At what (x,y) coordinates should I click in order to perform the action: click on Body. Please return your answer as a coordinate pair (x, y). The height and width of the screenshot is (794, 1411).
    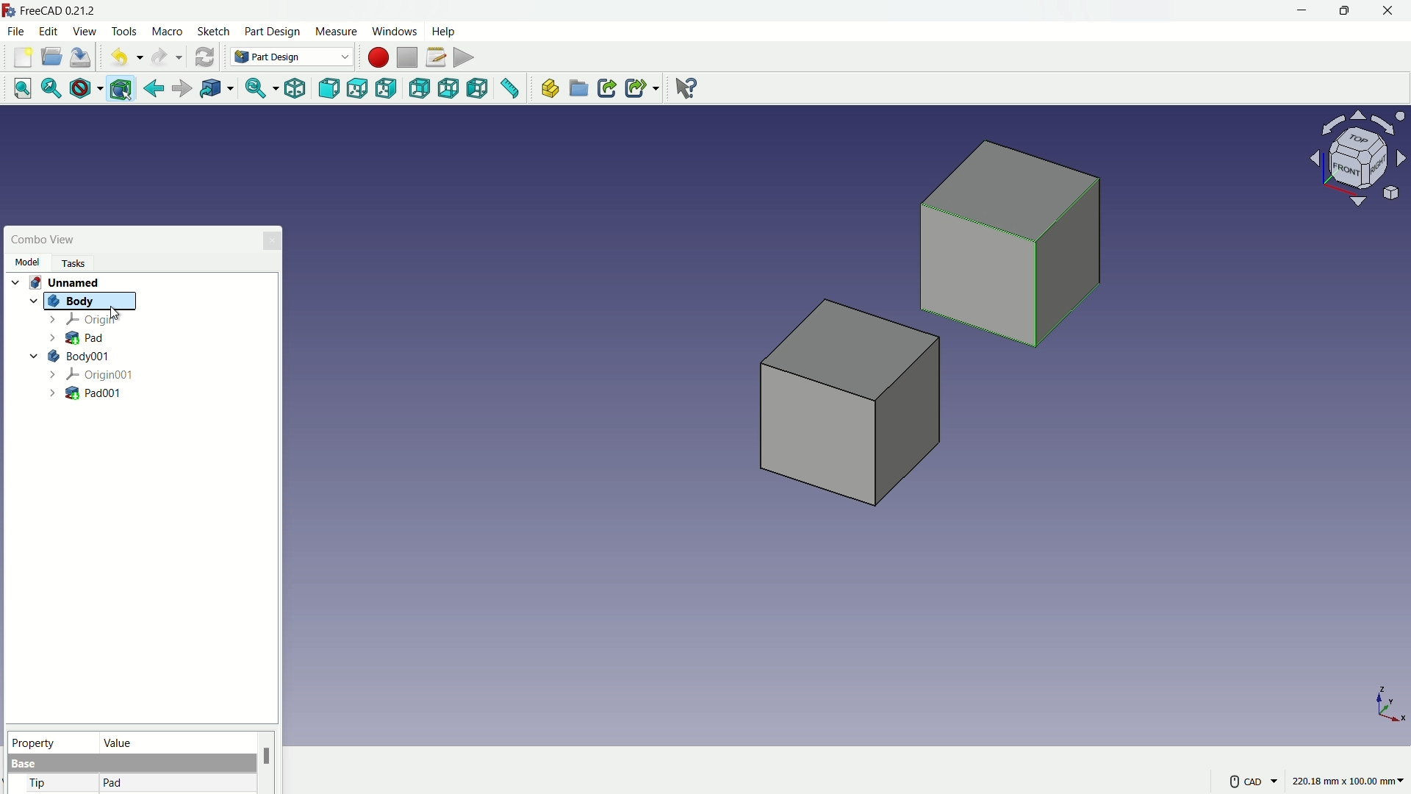
    Looking at the image, I should click on (65, 300).